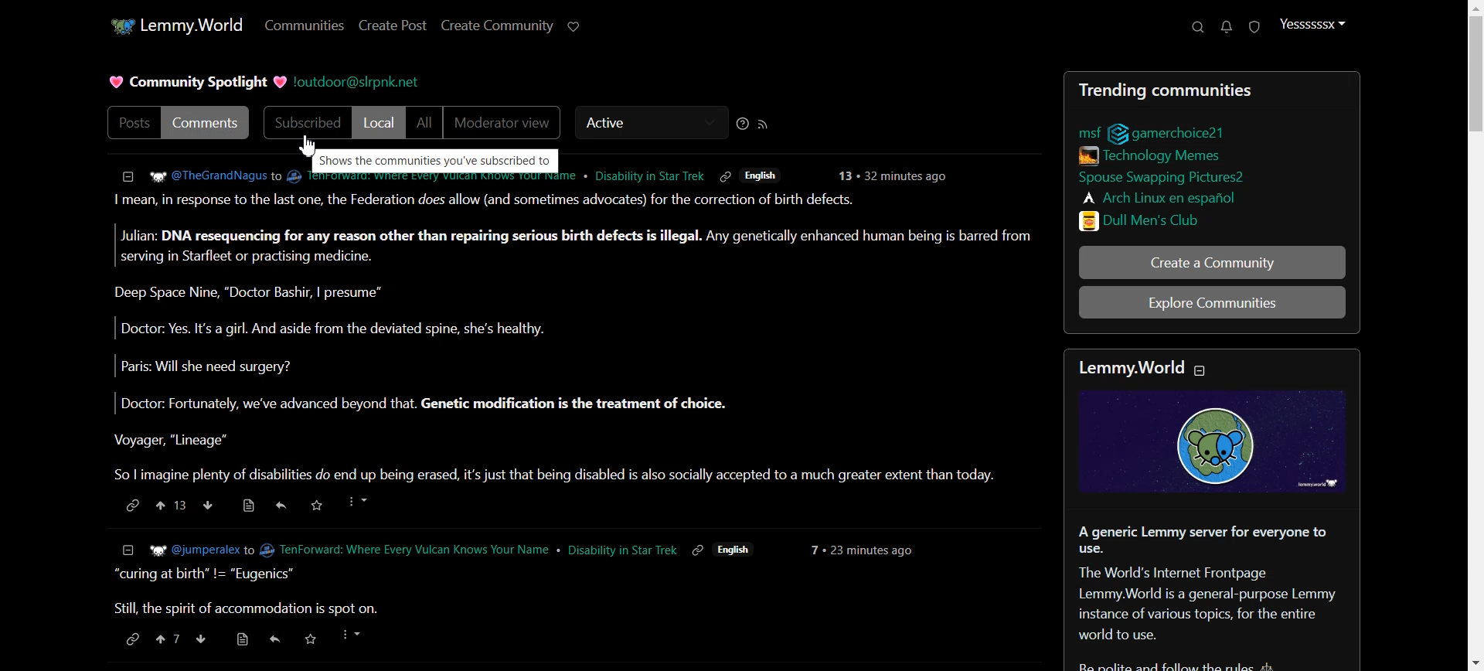  I want to click on LInks, so click(1159, 196).